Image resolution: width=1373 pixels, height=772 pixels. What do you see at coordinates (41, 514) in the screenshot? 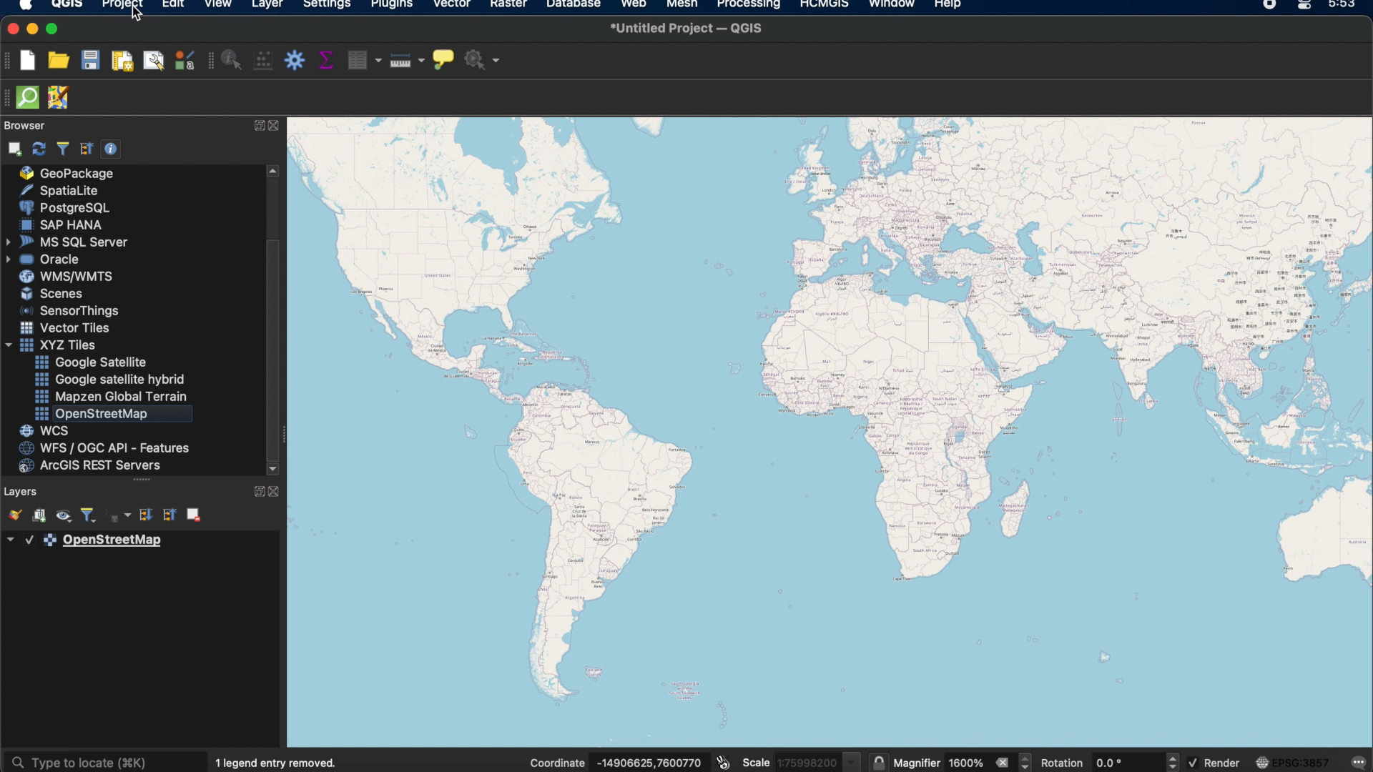
I see `add group` at bounding box center [41, 514].